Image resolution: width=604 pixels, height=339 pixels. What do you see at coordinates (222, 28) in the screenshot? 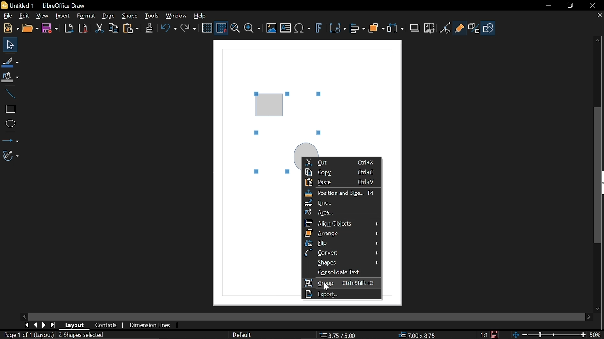
I see `Snap to grid` at bounding box center [222, 28].